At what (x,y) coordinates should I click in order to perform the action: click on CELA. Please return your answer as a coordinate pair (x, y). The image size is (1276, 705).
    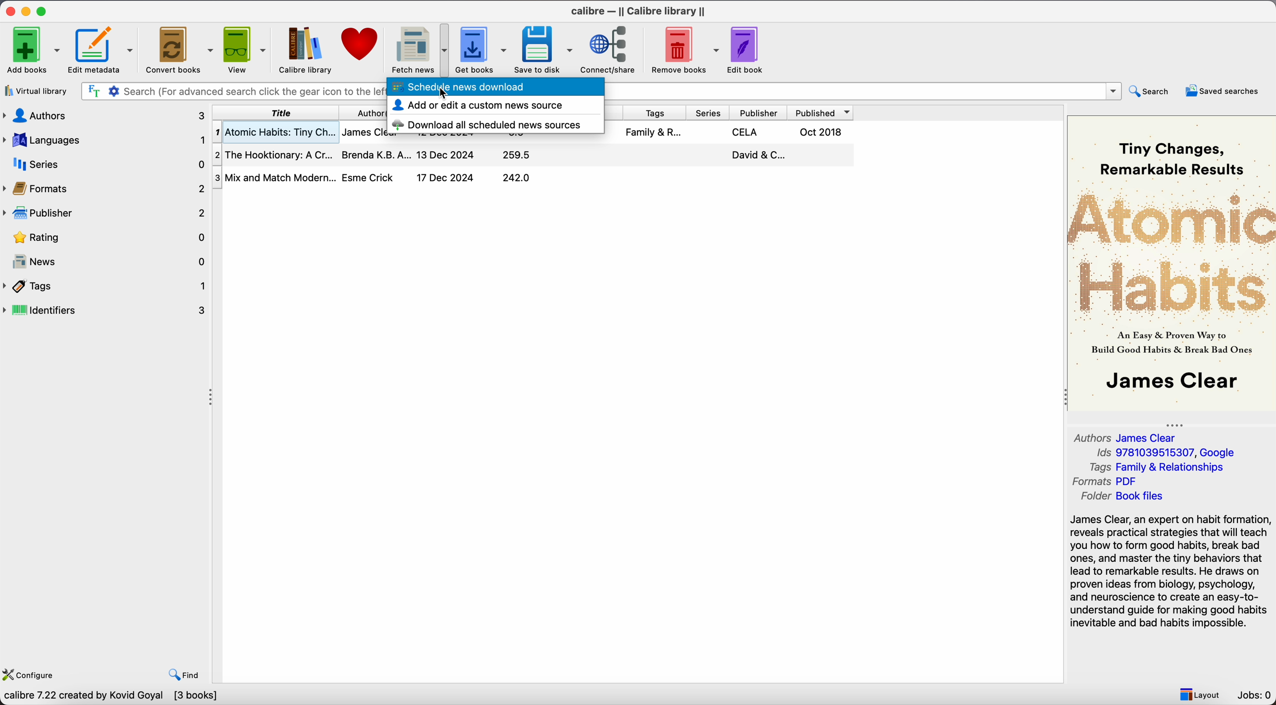
    Looking at the image, I should click on (746, 132).